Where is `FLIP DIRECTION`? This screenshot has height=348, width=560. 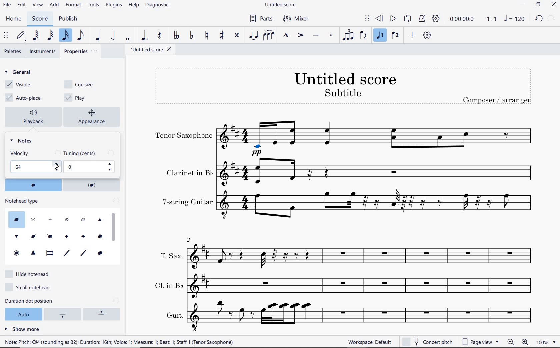
FLIP DIRECTION is located at coordinates (365, 35).